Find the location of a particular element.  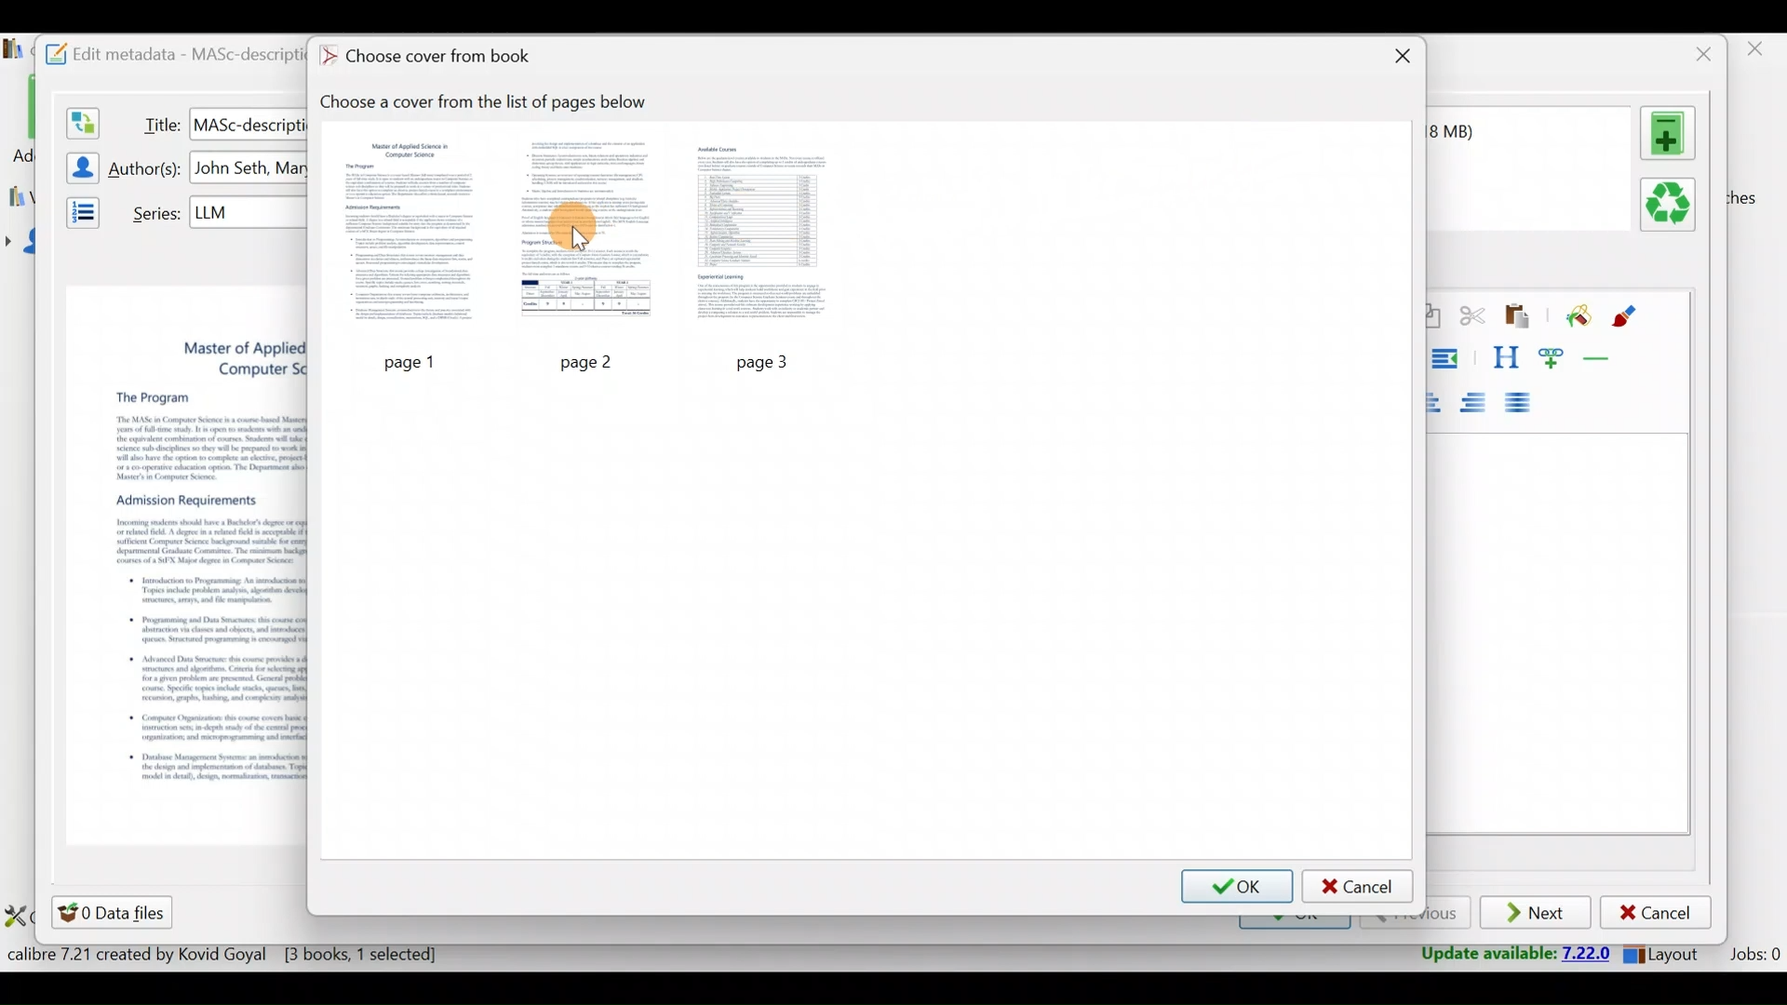

Style is located at coordinates (1505, 357).